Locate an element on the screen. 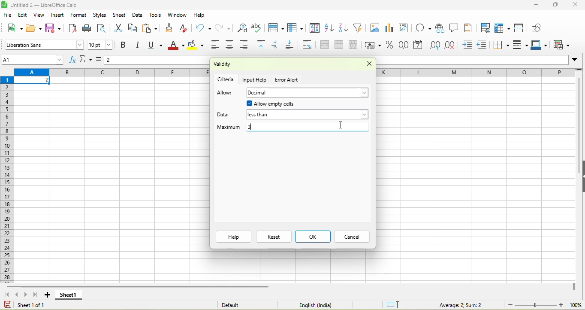 The image size is (585, 310). column headings is located at coordinates (112, 73).